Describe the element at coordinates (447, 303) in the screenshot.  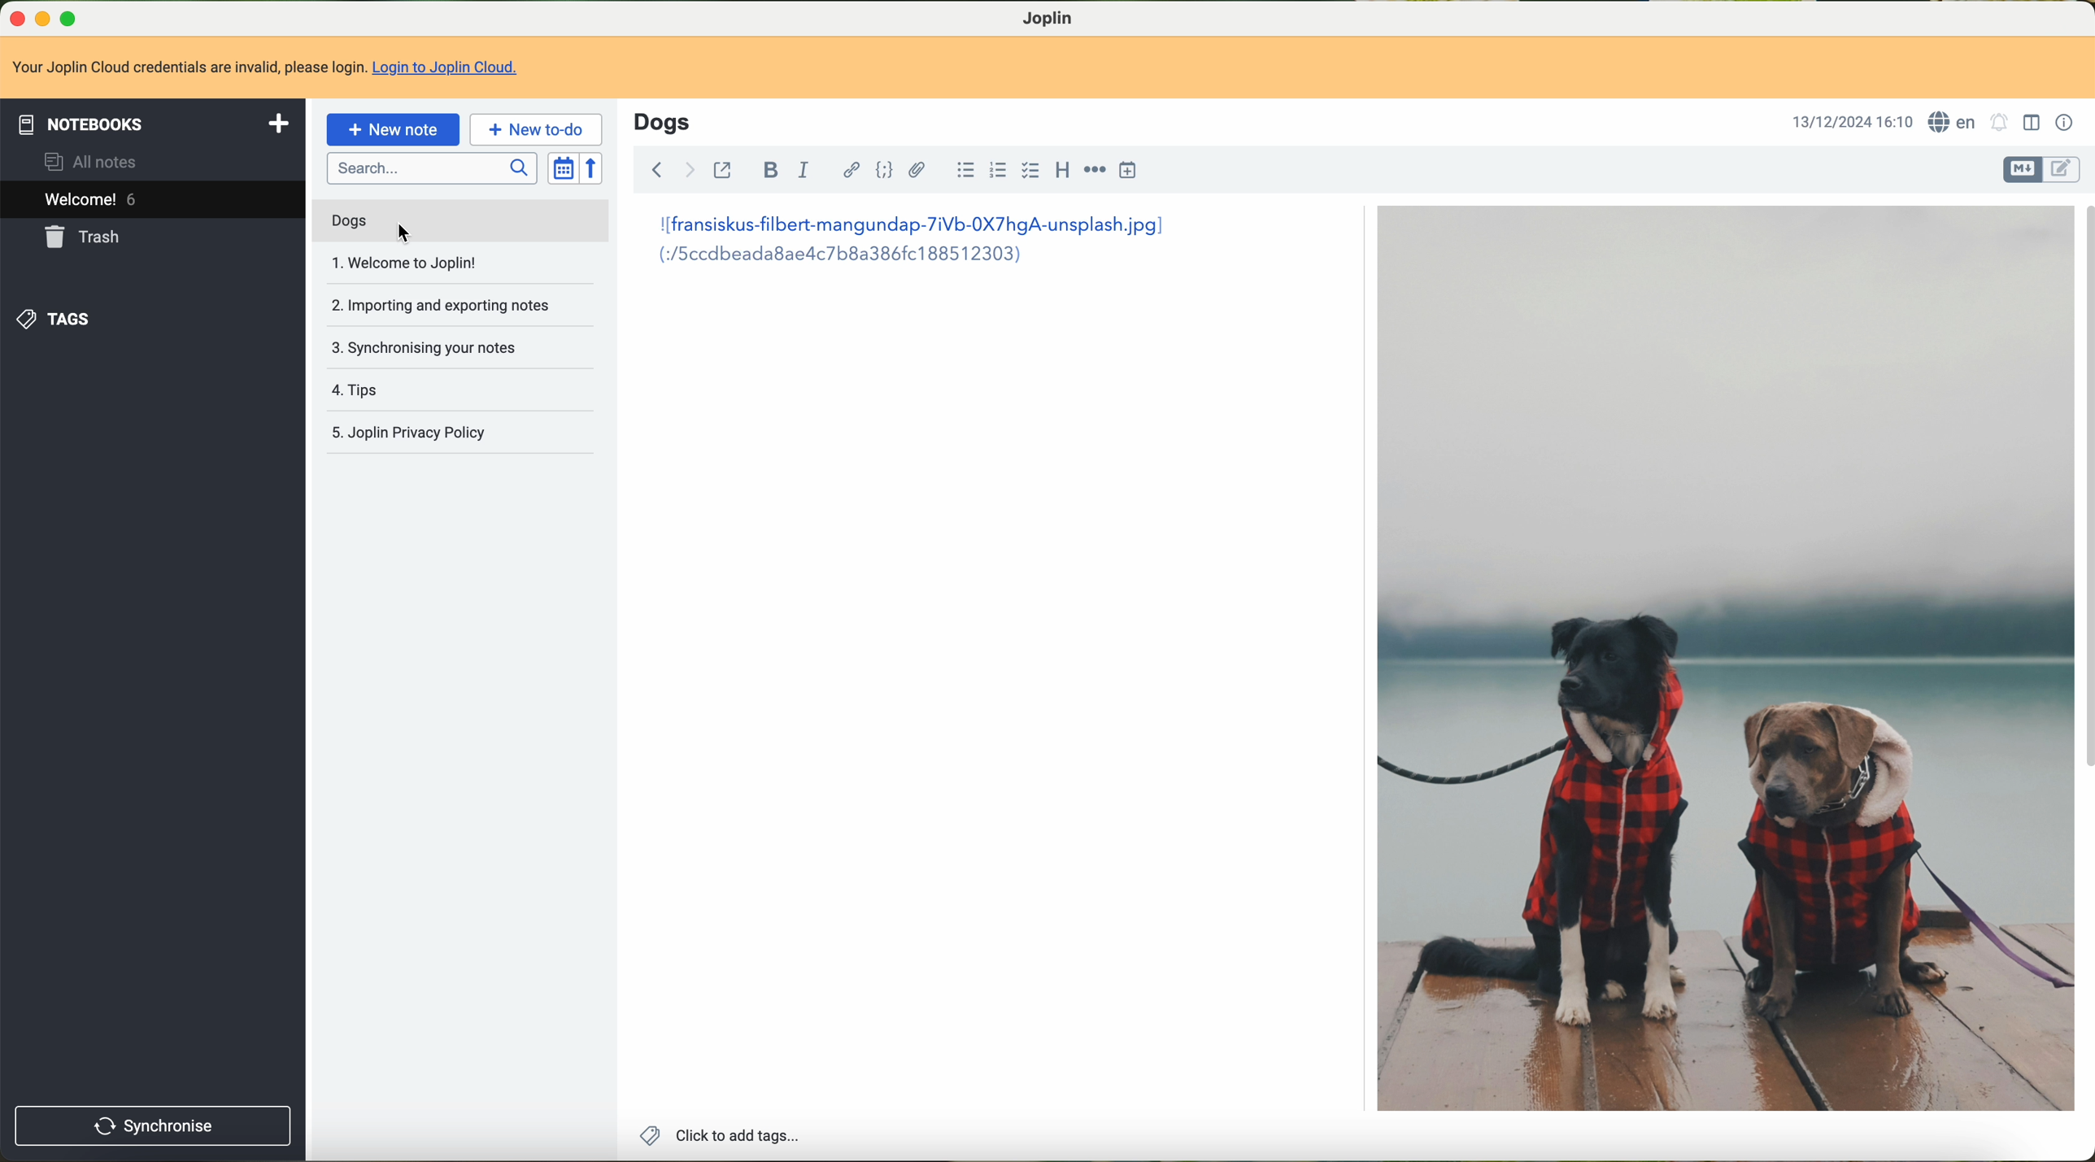
I see `importing and exporting notes` at that location.